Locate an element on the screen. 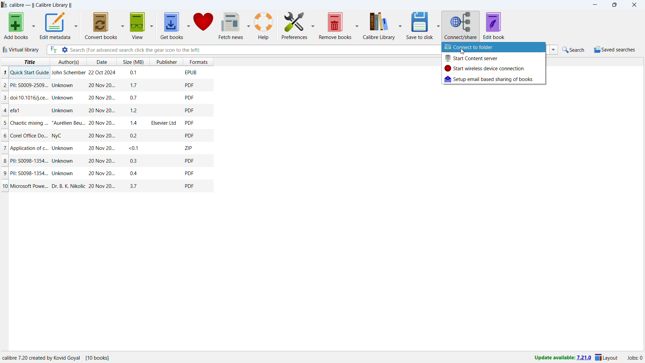 The width and height of the screenshot is (645, 363). one book entry is located at coordinates (104, 148).